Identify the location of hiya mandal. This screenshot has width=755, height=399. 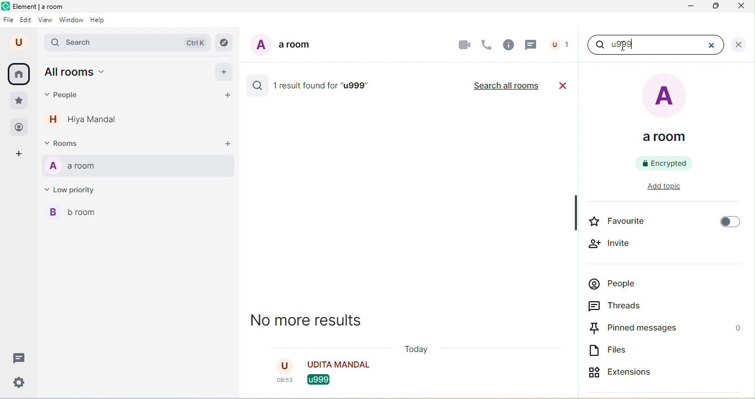
(87, 122).